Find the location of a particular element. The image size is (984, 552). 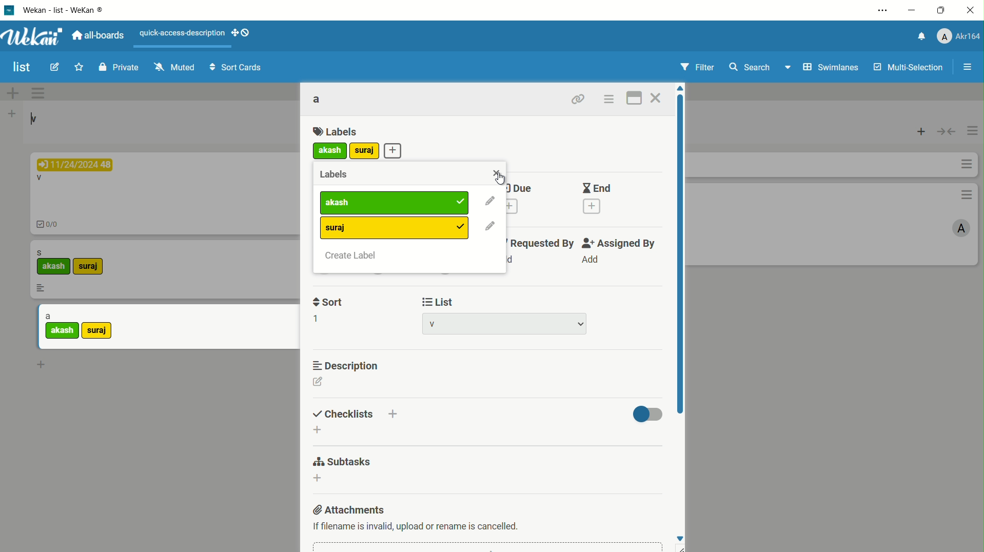

description is located at coordinates (344, 365).